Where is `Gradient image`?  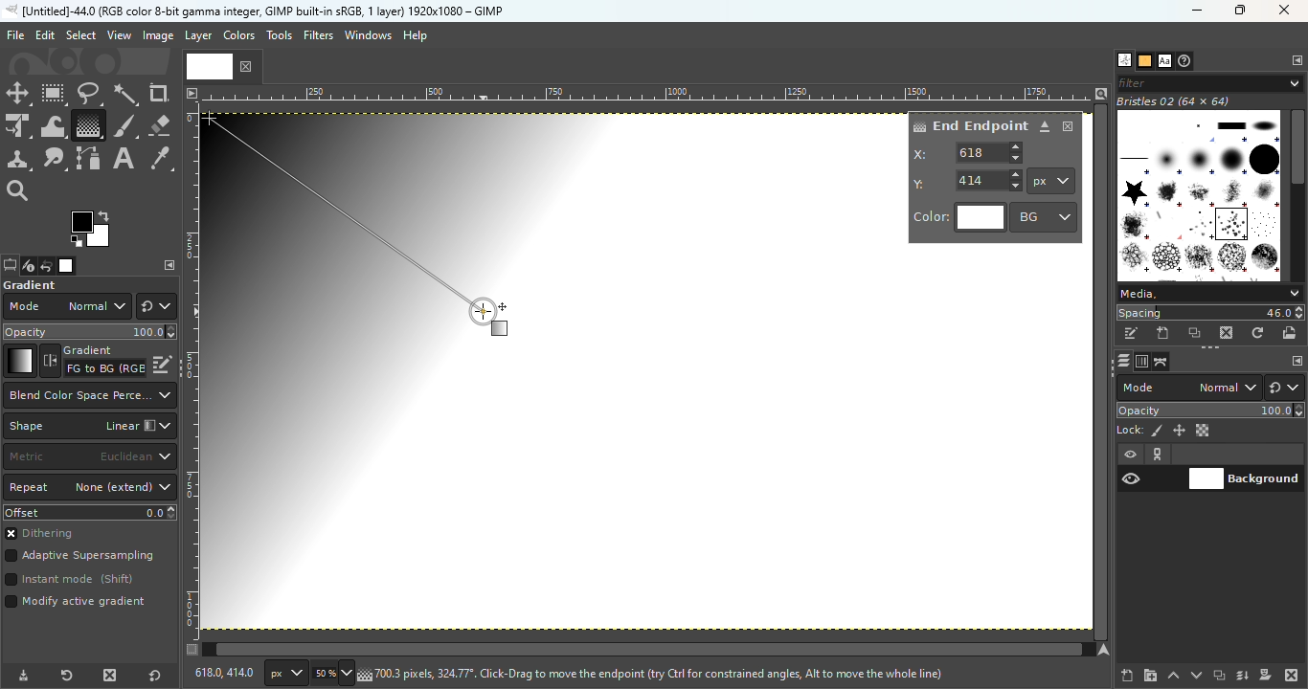 Gradient image is located at coordinates (410, 367).